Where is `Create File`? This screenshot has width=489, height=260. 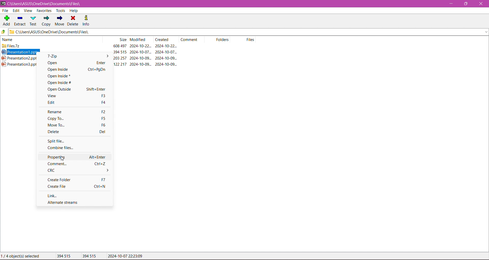
Create File is located at coordinates (77, 186).